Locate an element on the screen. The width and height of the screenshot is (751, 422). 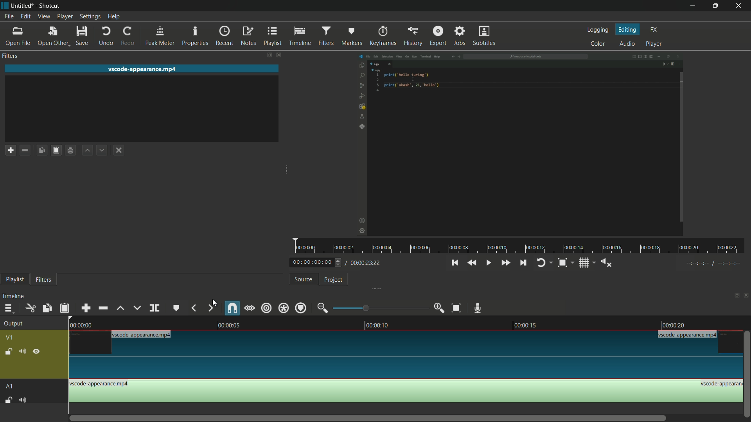
editing is located at coordinates (628, 30).